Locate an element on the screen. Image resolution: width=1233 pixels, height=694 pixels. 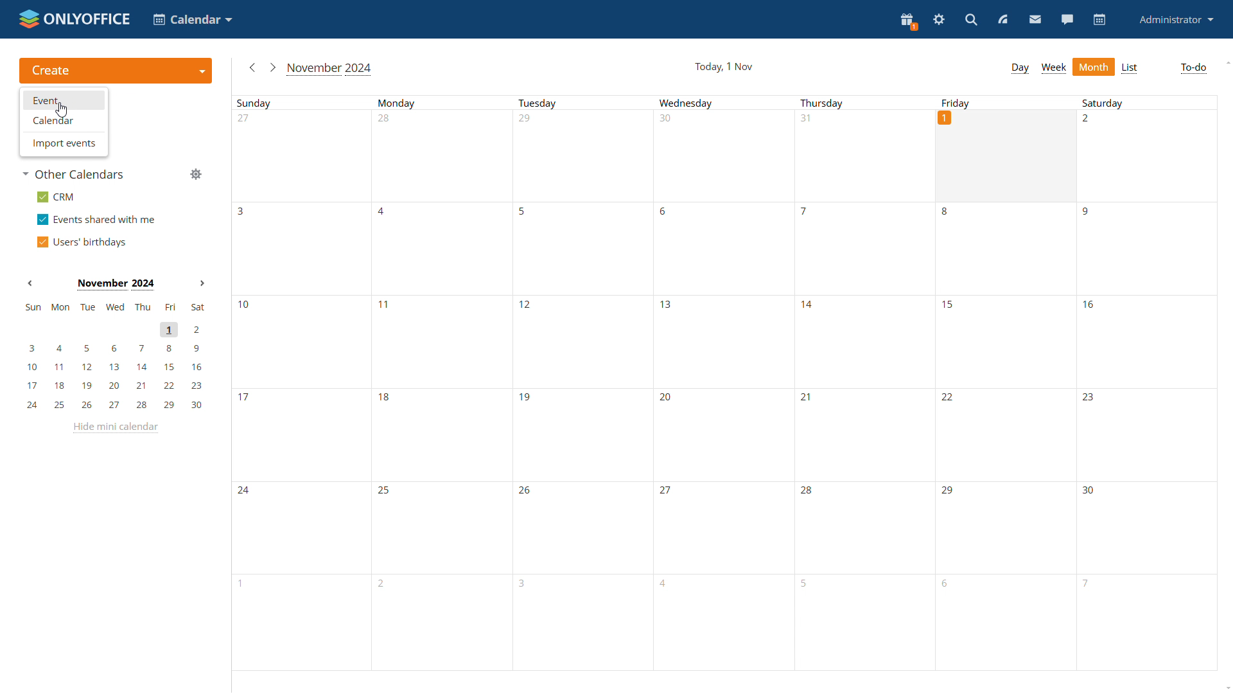
current date is located at coordinates (724, 66).